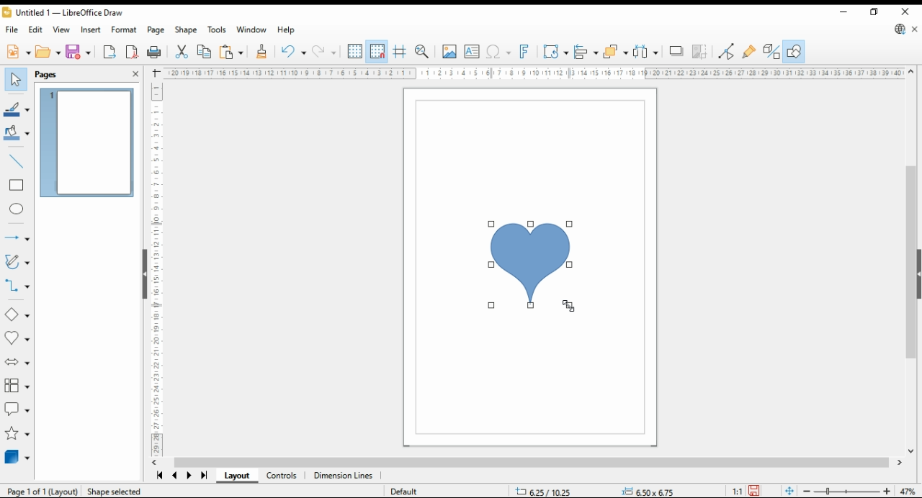 The image size is (922, 498). What do you see at coordinates (646, 52) in the screenshot?
I see `select at least three items to distribute` at bounding box center [646, 52].